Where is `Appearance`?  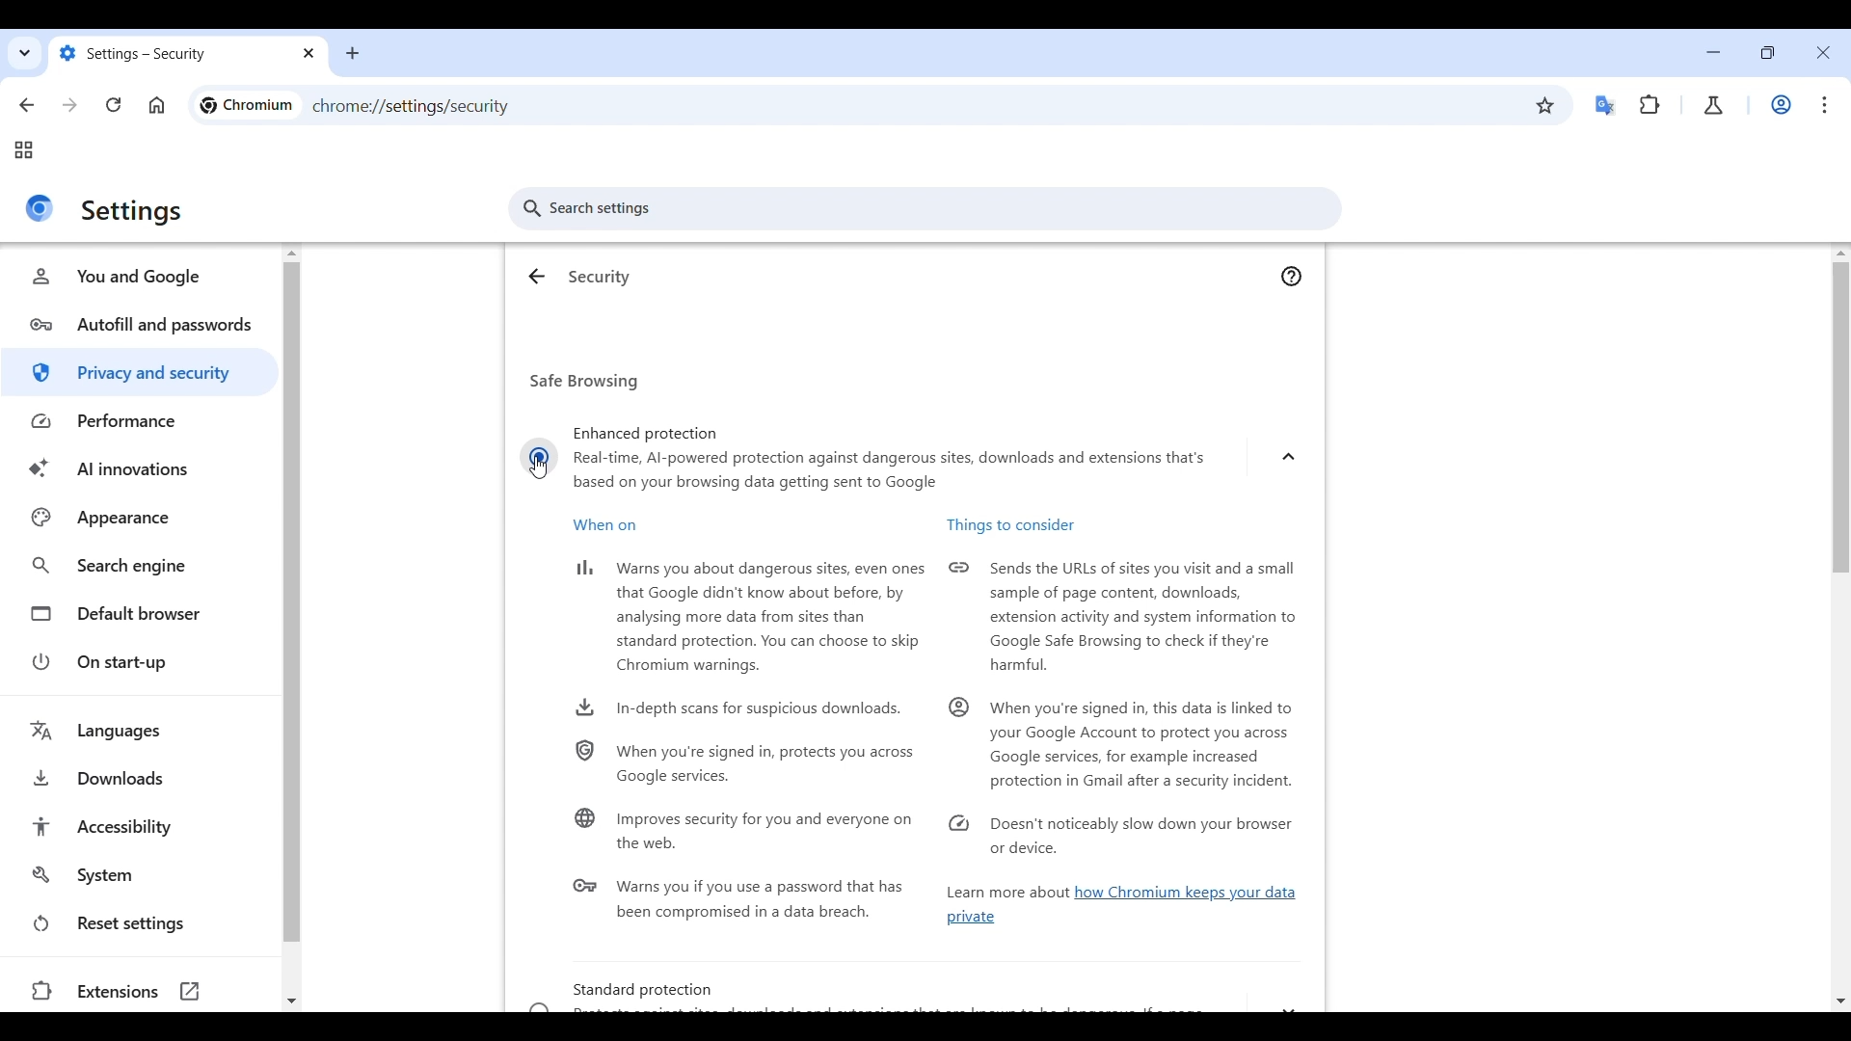 Appearance is located at coordinates (141, 517).